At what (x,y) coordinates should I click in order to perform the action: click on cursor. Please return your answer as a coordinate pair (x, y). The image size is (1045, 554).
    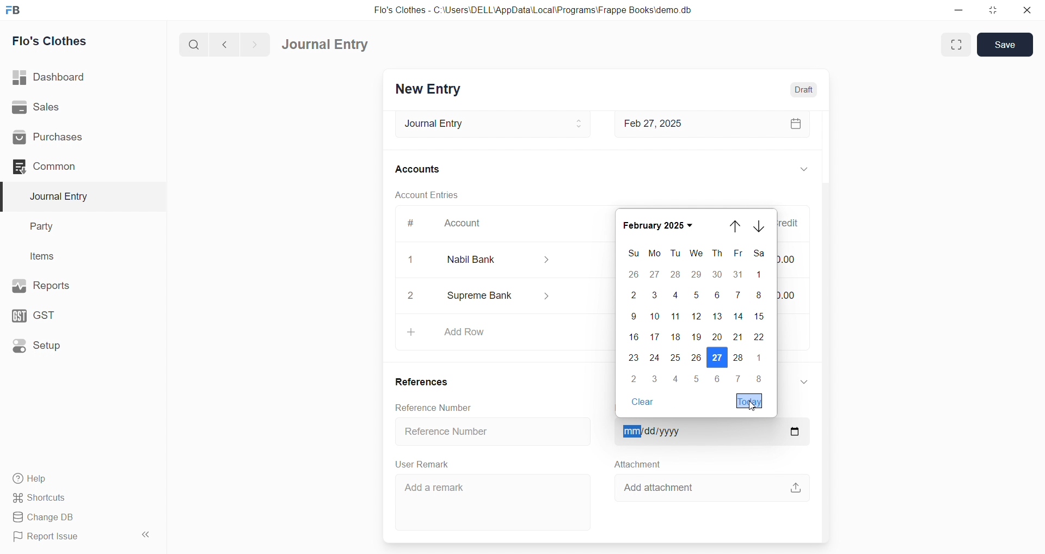
    Looking at the image, I should click on (754, 407).